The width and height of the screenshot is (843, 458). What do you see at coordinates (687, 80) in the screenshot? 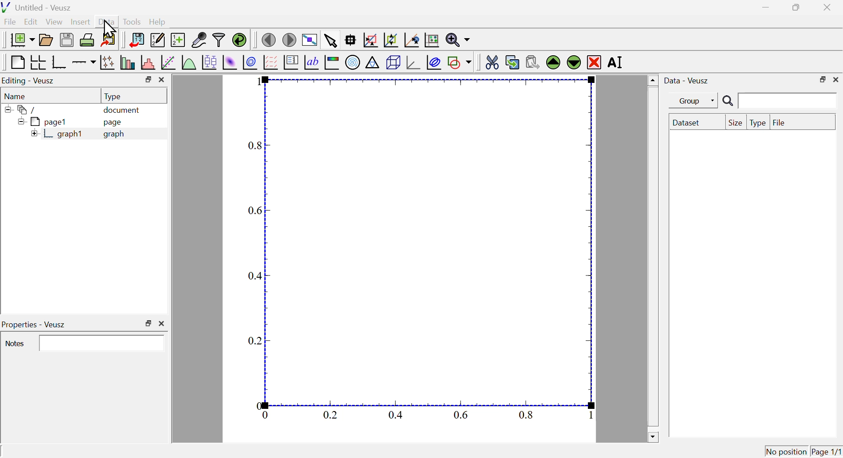
I see `data veusz` at bounding box center [687, 80].